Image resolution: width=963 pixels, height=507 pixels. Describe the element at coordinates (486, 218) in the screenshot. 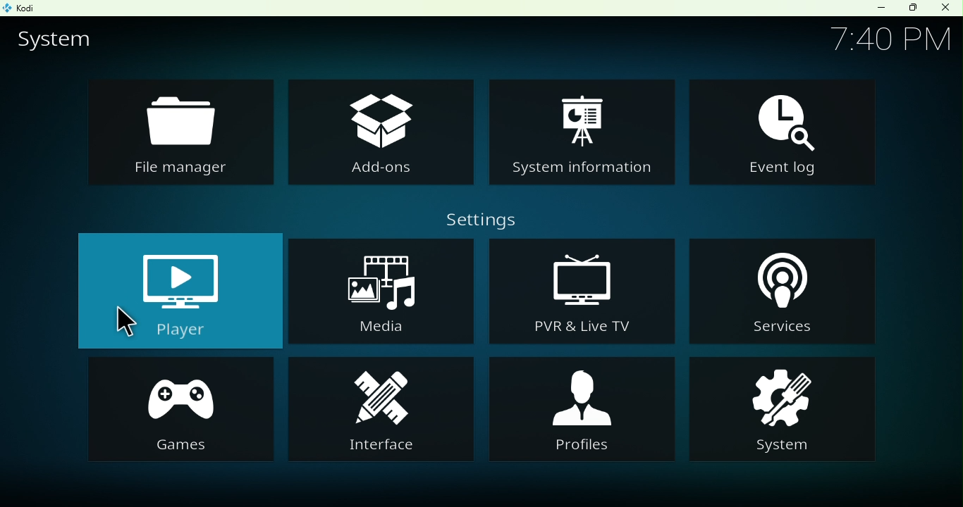

I see `Settings` at that location.